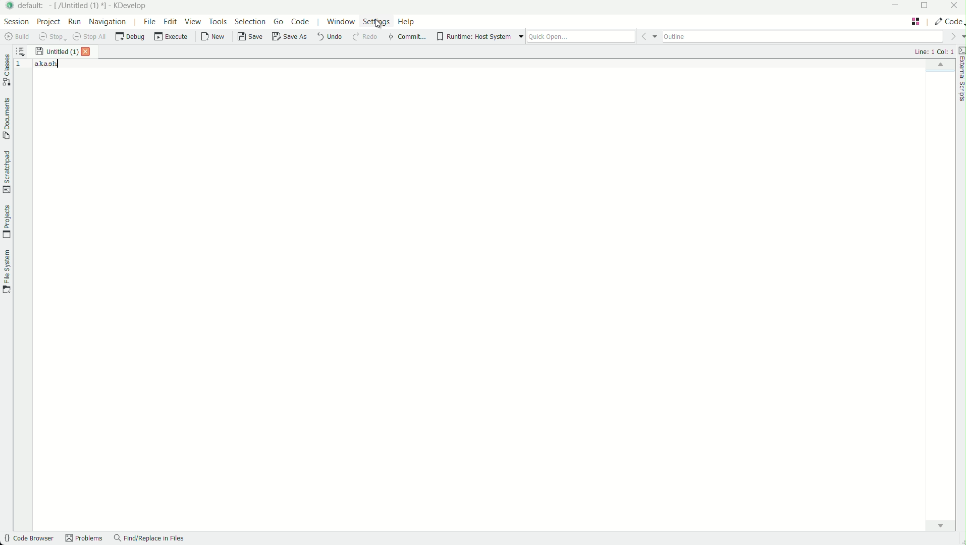  What do you see at coordinates (933, 51) in the screenshot?
I see `cursor positions` at bounding box center [933, 51].